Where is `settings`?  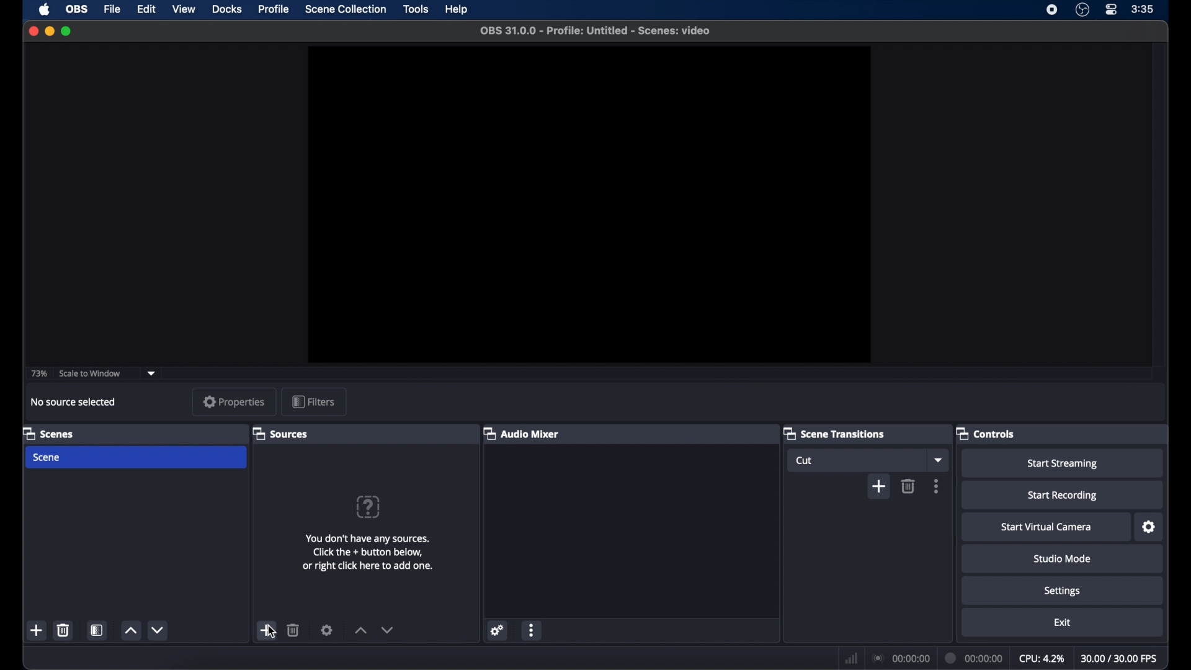
settings is located at coordinates (497, 630).